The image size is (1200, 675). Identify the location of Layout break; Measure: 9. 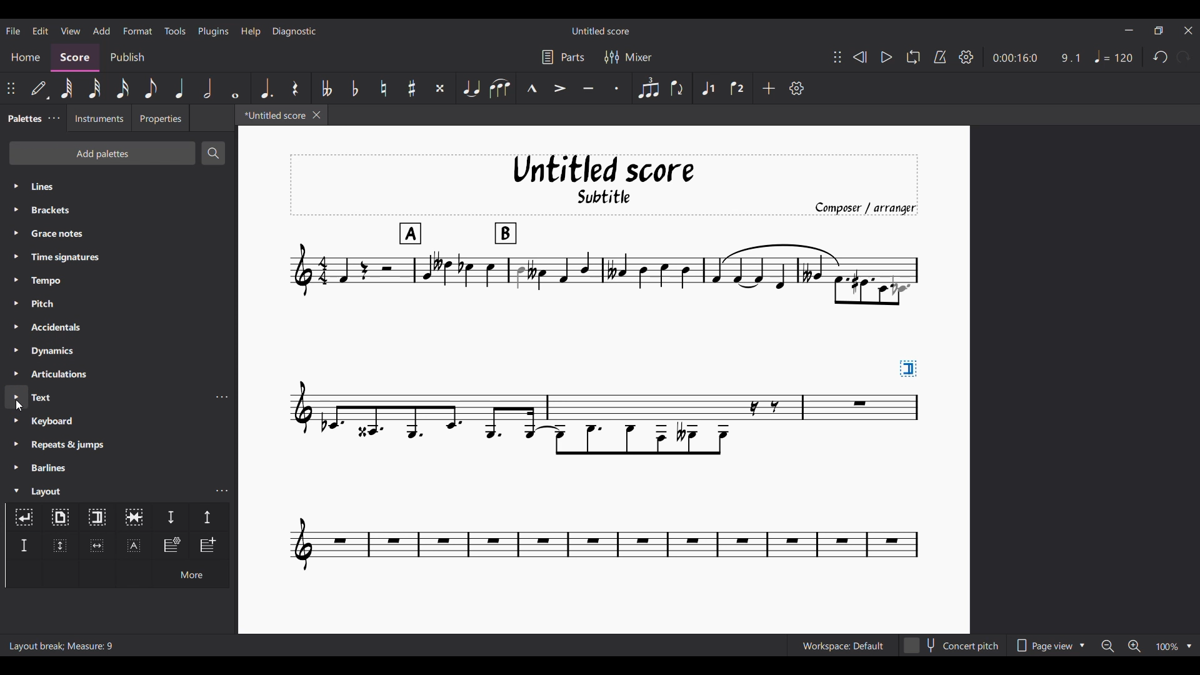
(65, 645).